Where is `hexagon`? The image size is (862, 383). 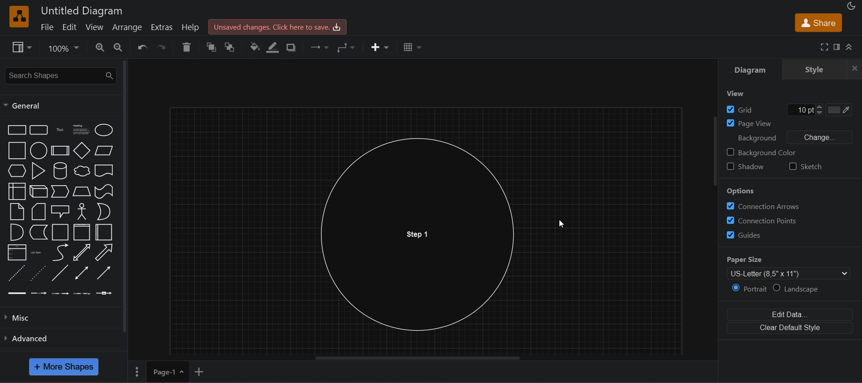 hexagon is located at coordinates (15, 171).